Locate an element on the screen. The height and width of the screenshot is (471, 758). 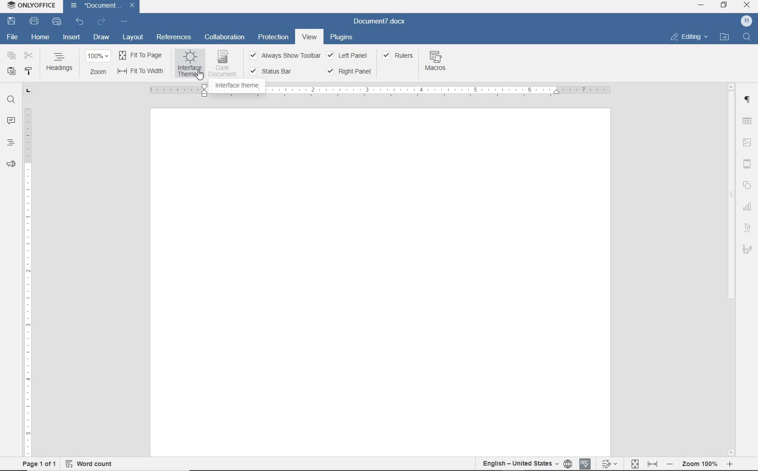
LEFT PANEL is located at coordinates (348, 55).